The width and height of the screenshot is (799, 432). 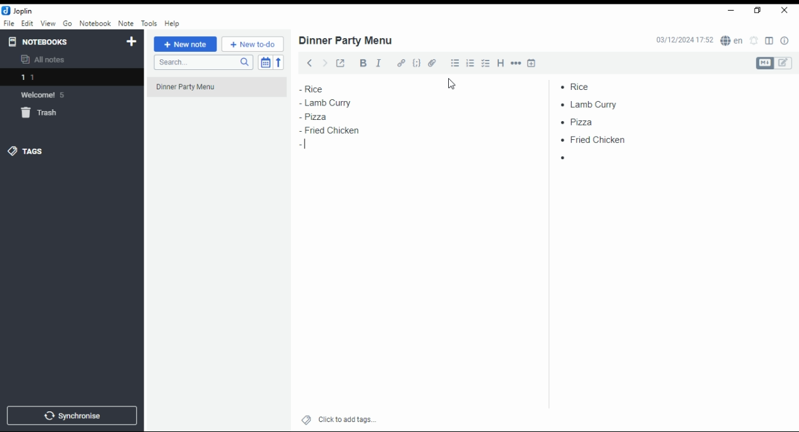 I want to click on minimize, so click(x=732, y=11).